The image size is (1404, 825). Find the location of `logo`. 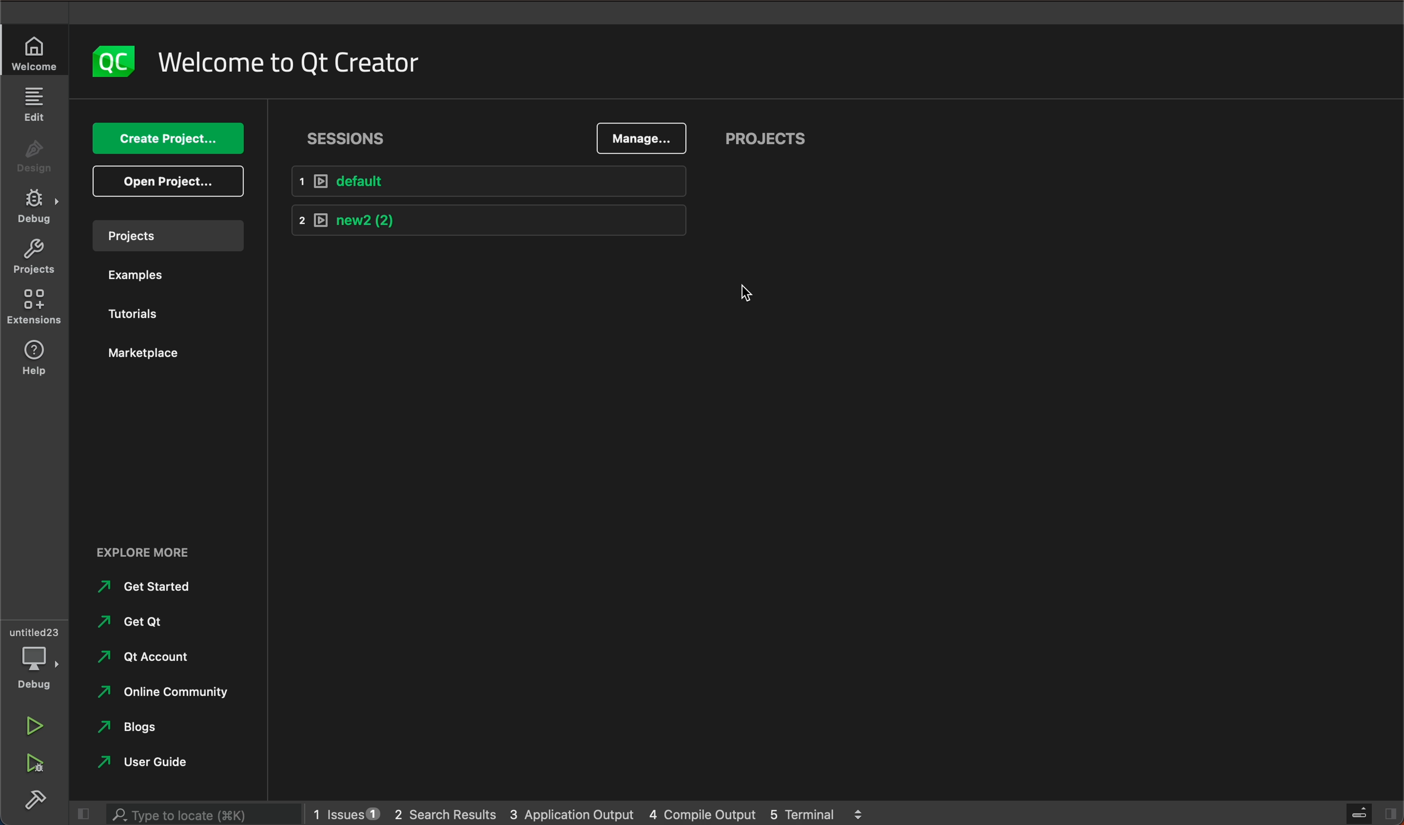

logo is located at coordinates (113, 62).